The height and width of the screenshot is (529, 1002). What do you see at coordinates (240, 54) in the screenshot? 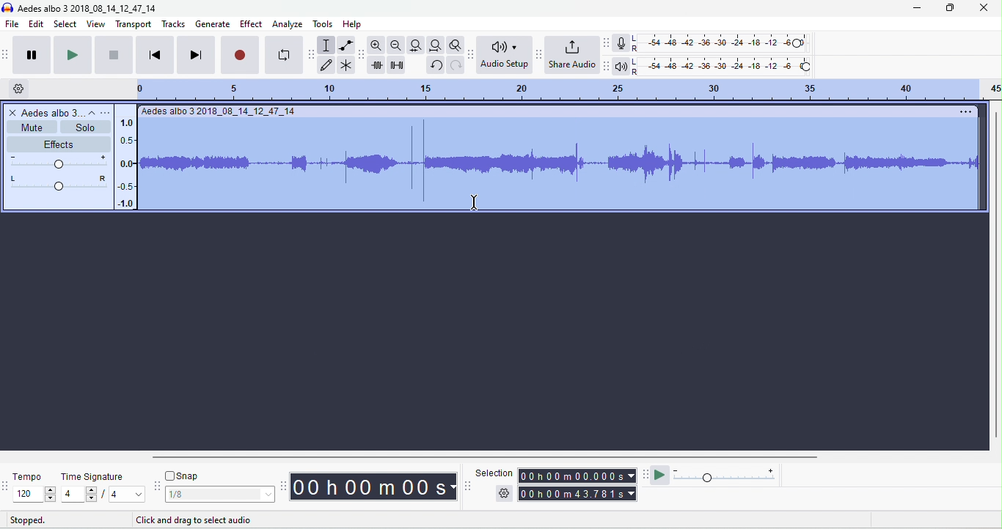
I see `record` at bounding box center [240, 54].